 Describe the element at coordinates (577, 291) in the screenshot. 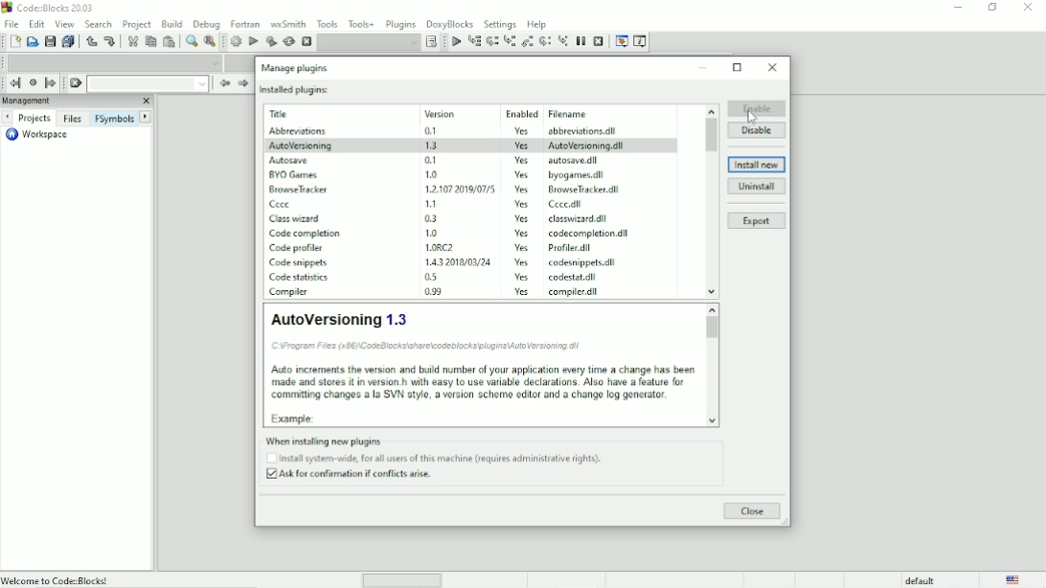

I see `file` at that location.